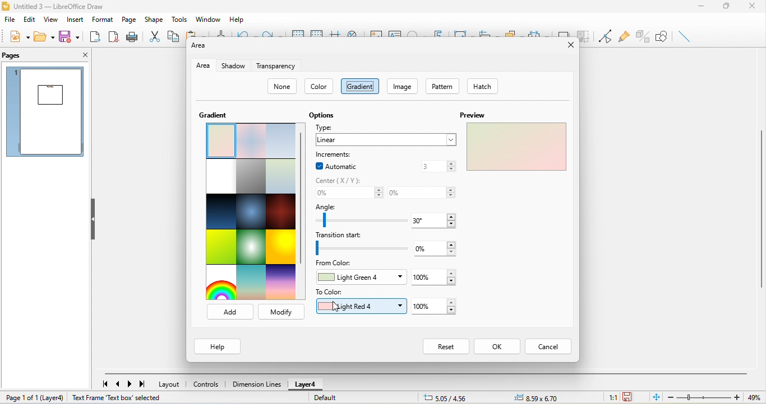 The height and width of the screenshot is (404, 766). Describe the element at coordinates (252, 283) in the screenshot. I see `sunrise` at that location.